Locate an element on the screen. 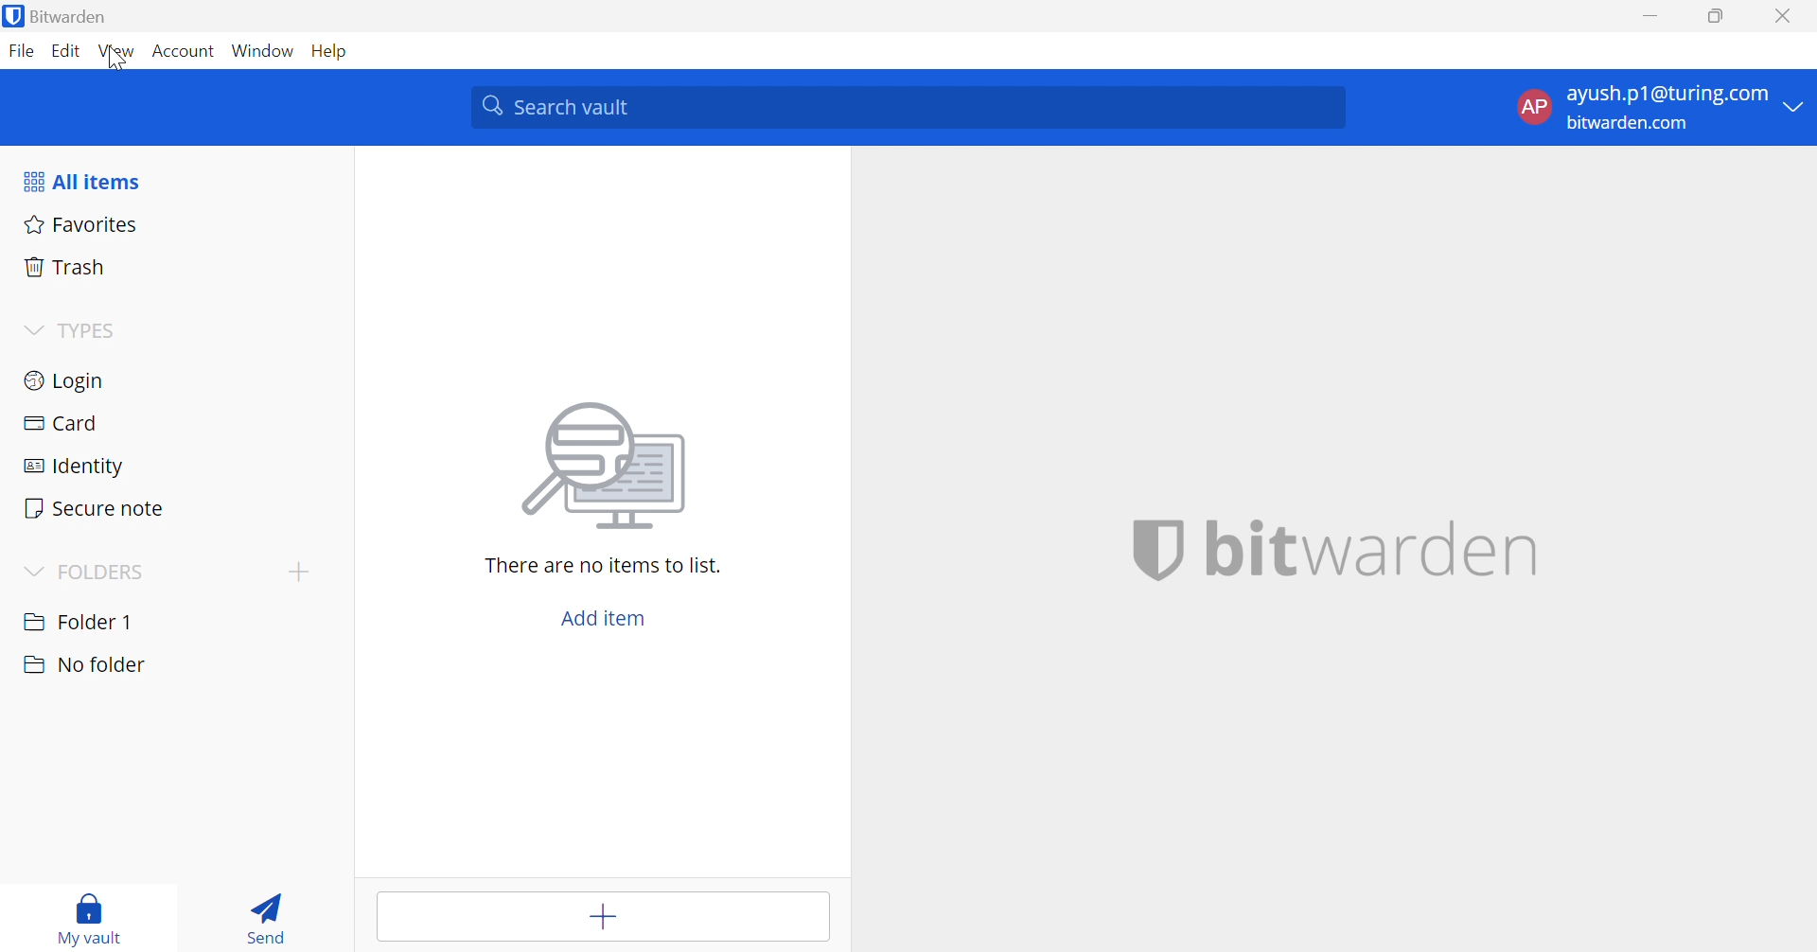  Identity is located at coordinates (75, 467).